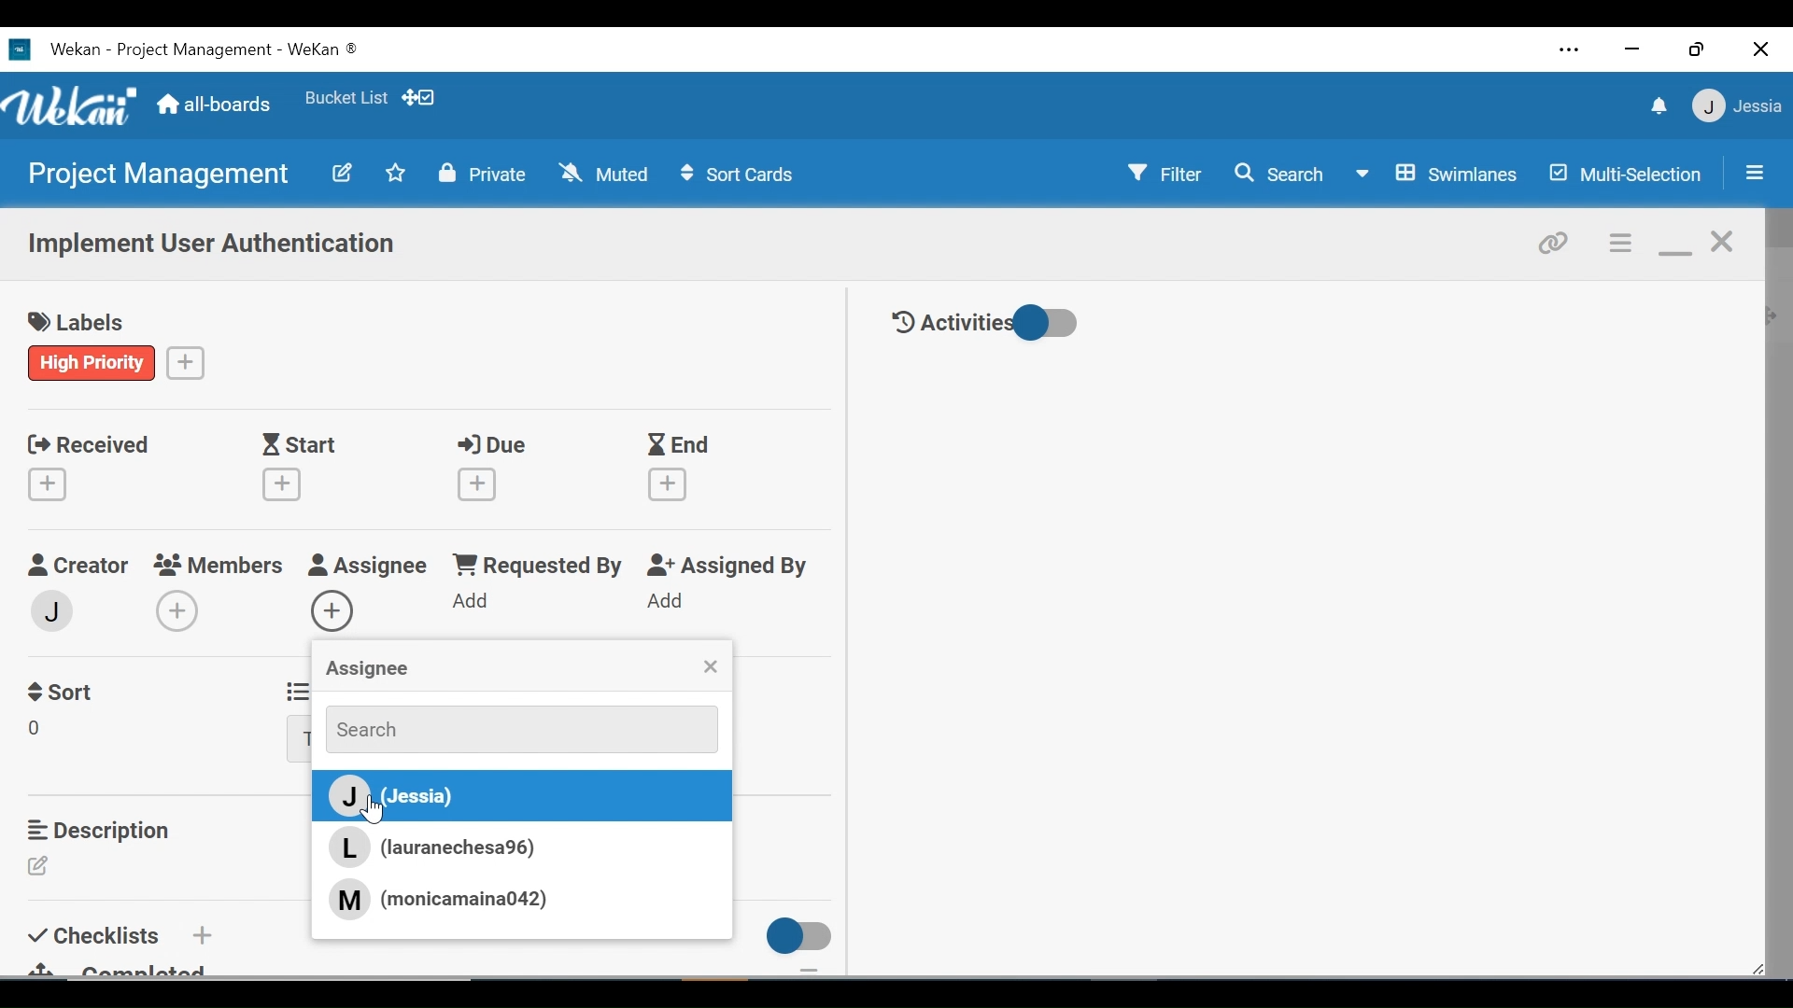 Image resolution: width=1793 pixels, height=1008 pixels. I want to click on Add Member, so click(333, 612).